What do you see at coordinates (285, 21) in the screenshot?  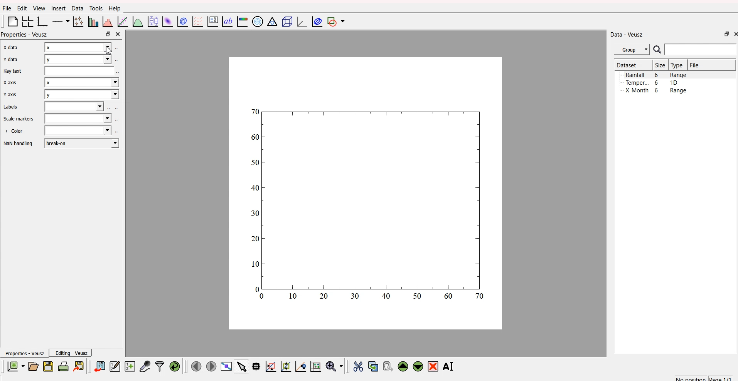 I see `3D scene` at bounding box center [285, 21].